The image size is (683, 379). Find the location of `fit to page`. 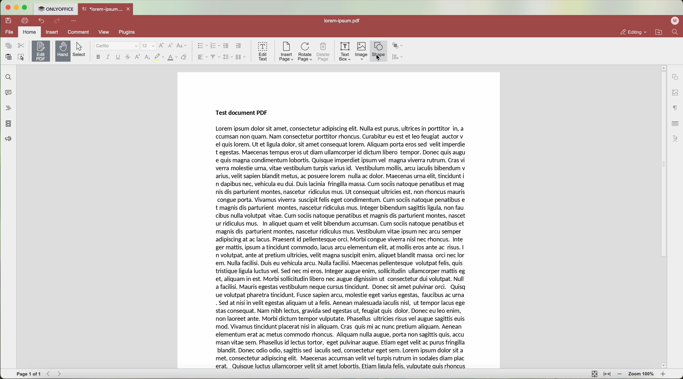

fit to page is located at coordinates (594, 374).